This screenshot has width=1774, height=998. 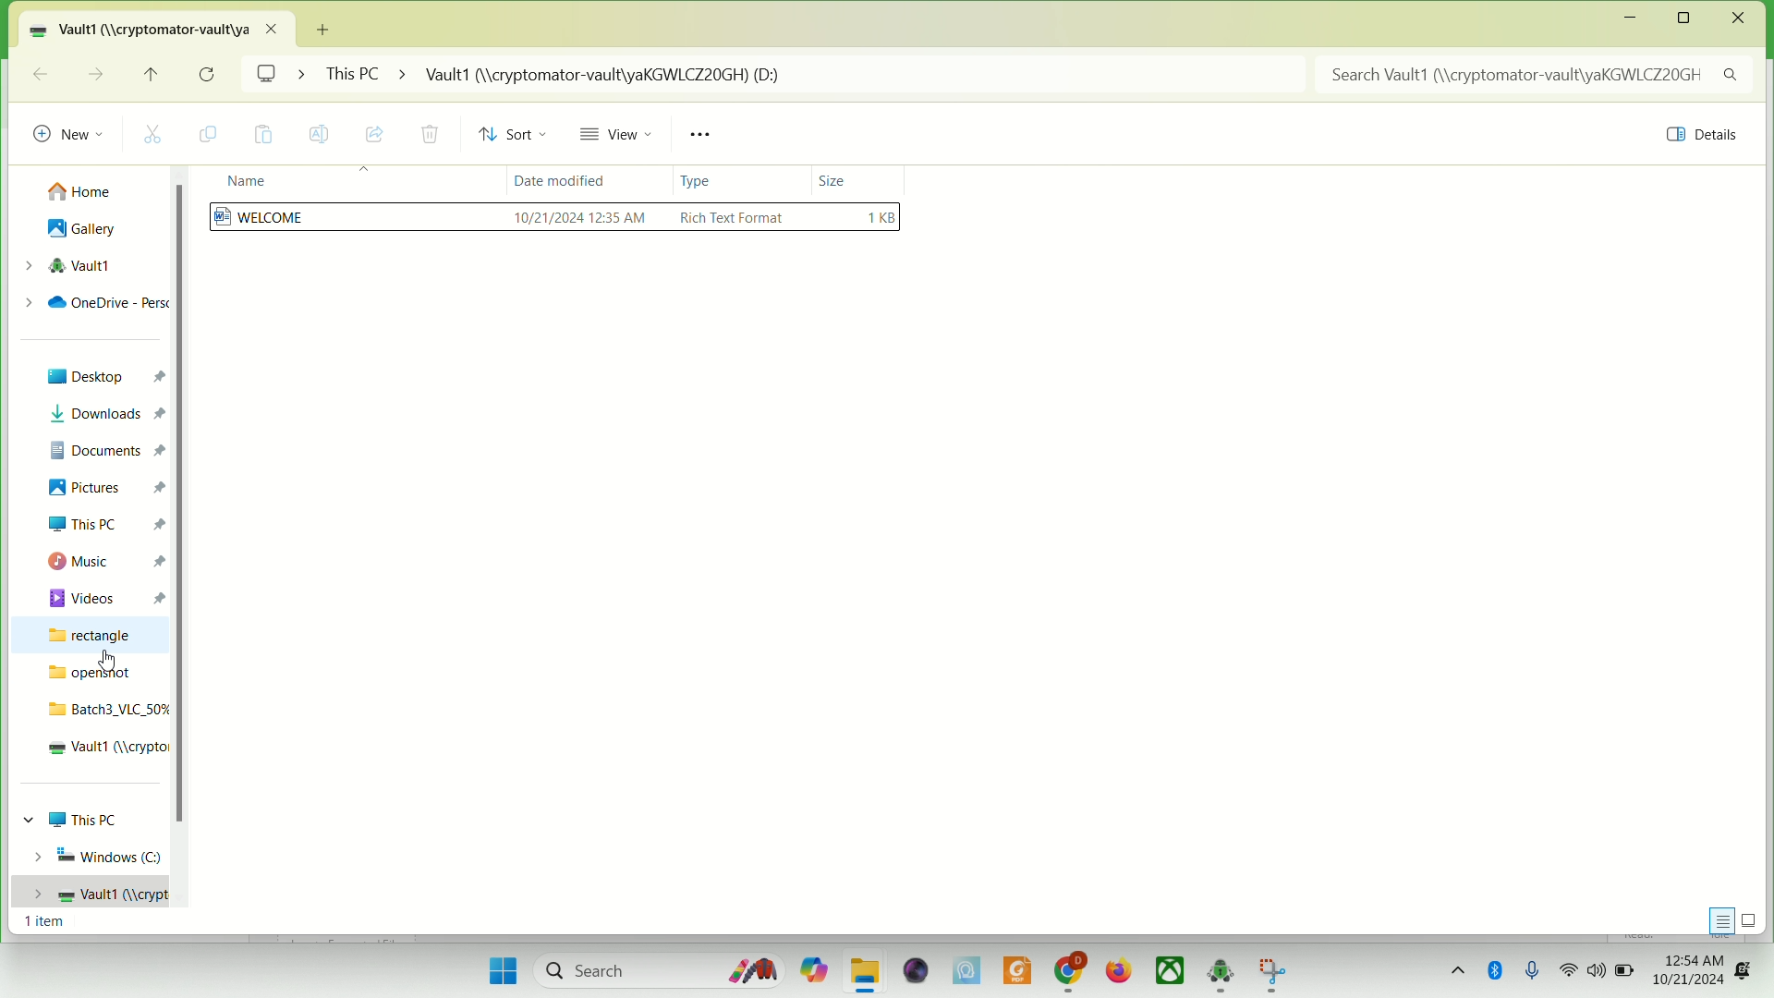 What do you see at coordinates (103, 414) in the screenshot?
I see `downloads` at bounding box center [103, 414].